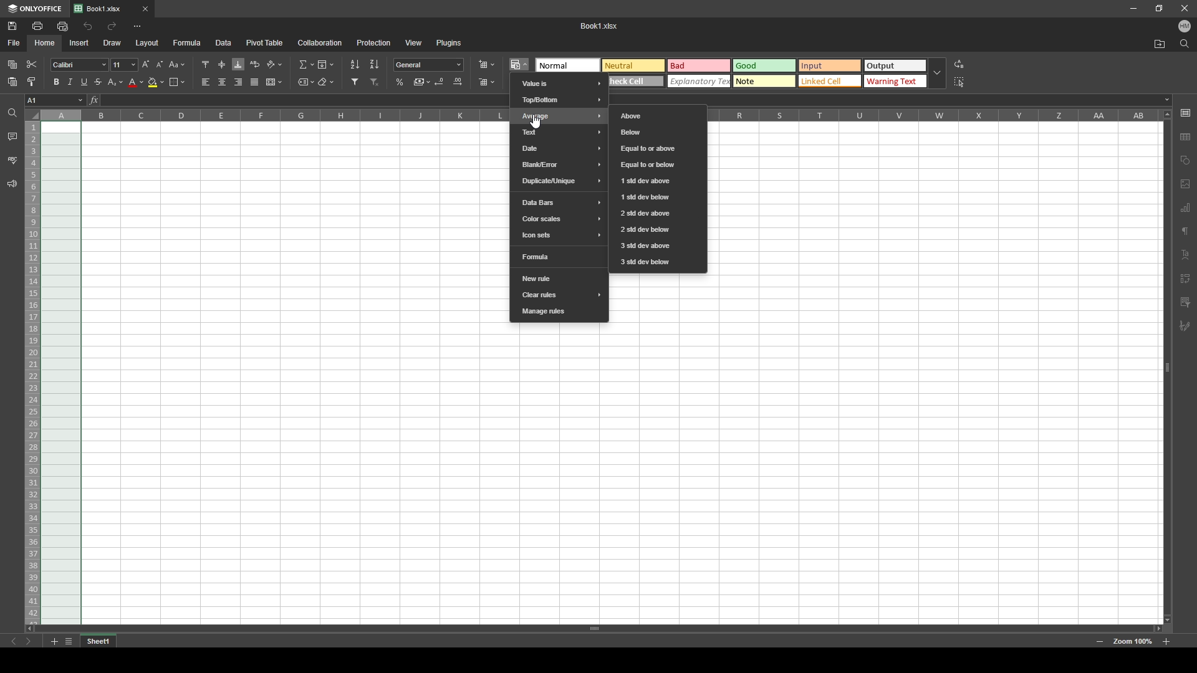 The height and width of the screenshot is (673, 1197). What do you see at coordinates (147, 43) in the screenshot?
I see `layout` at bounding box center [147, 43].